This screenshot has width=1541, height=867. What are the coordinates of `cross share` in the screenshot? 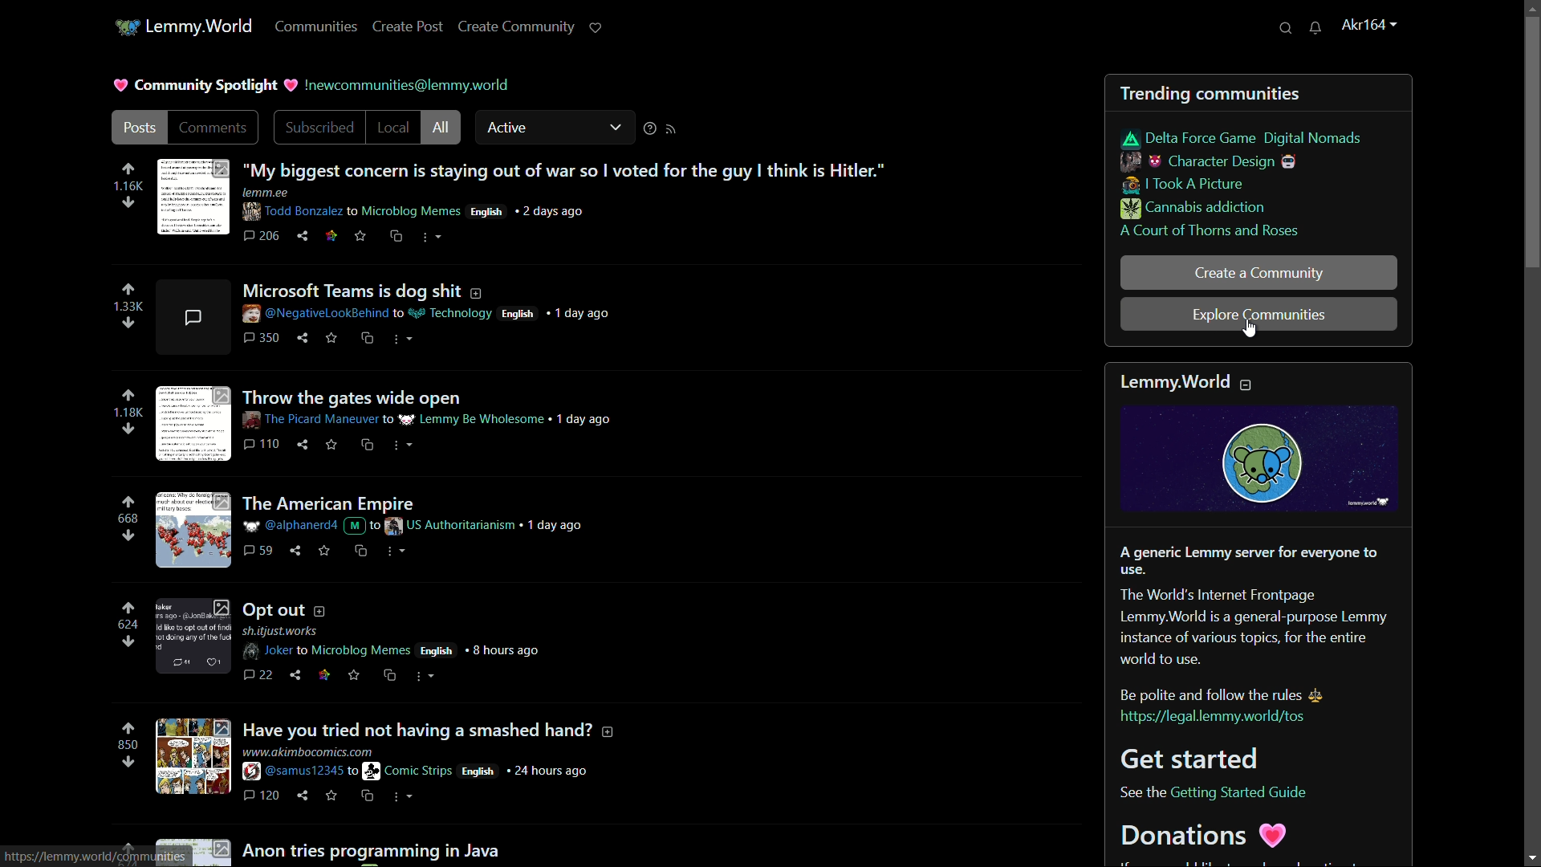 It's located at (370, 796).